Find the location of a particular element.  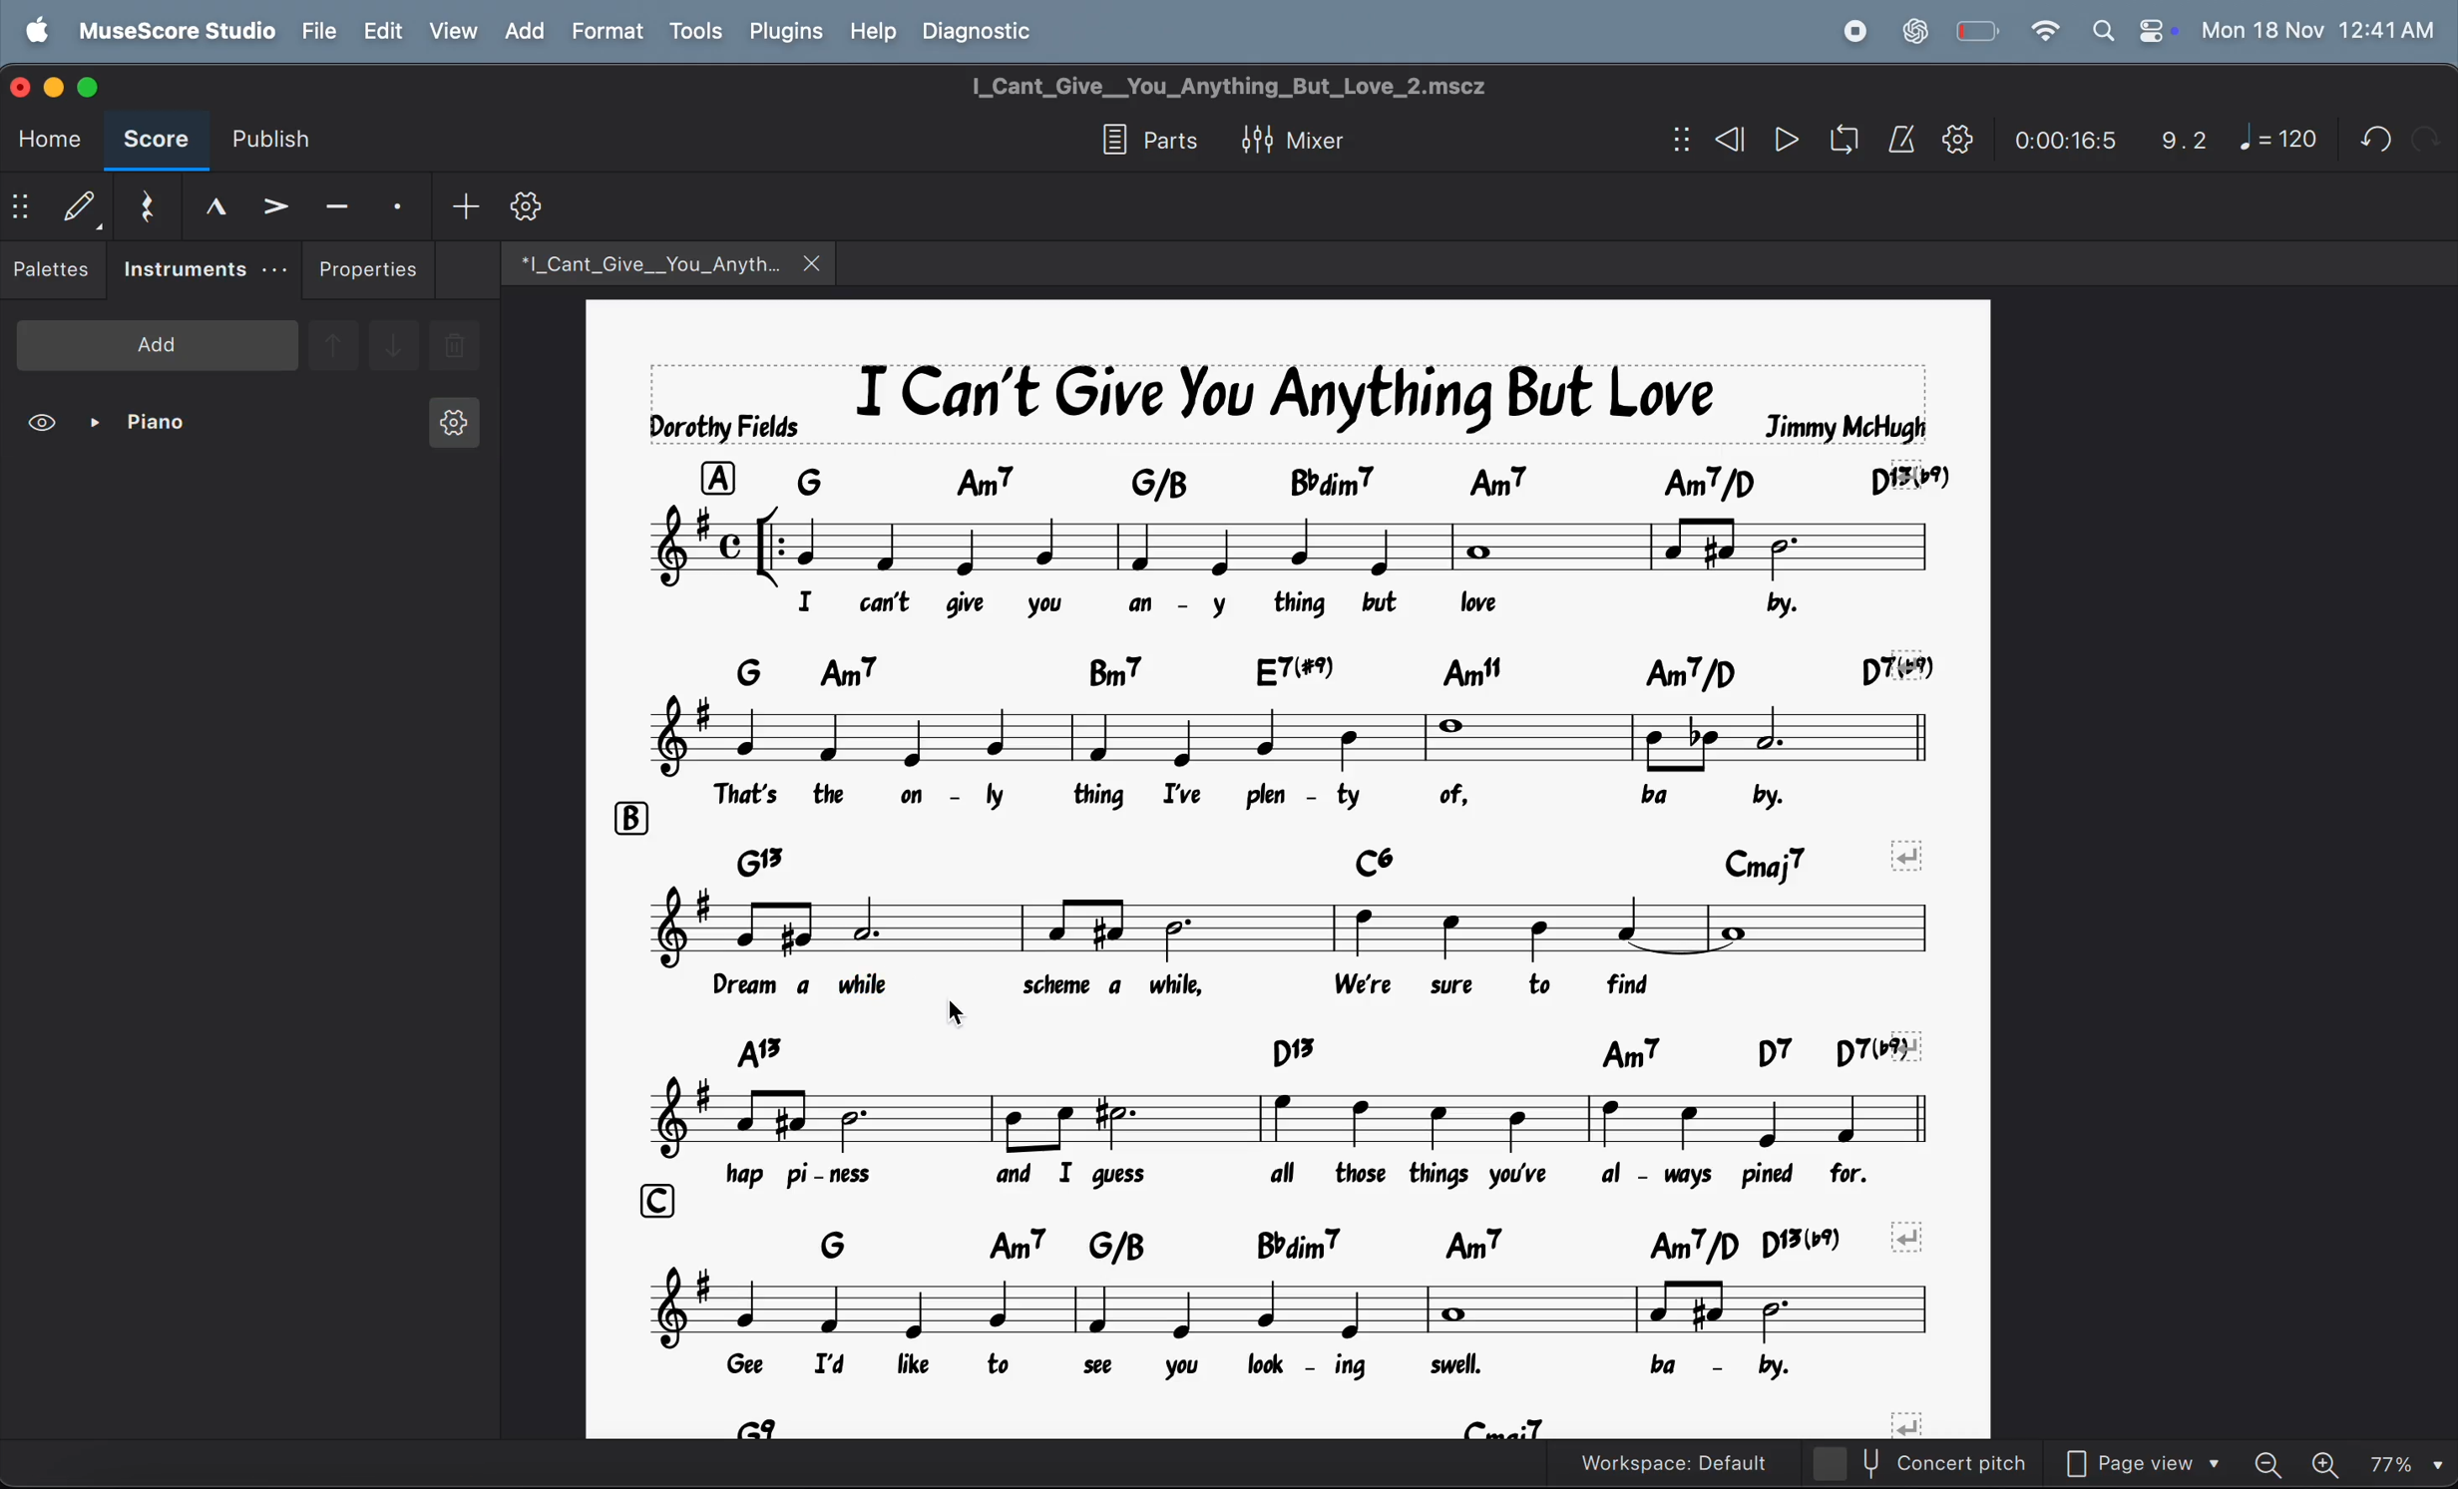

cursor is located at coordinates (966, 1013).